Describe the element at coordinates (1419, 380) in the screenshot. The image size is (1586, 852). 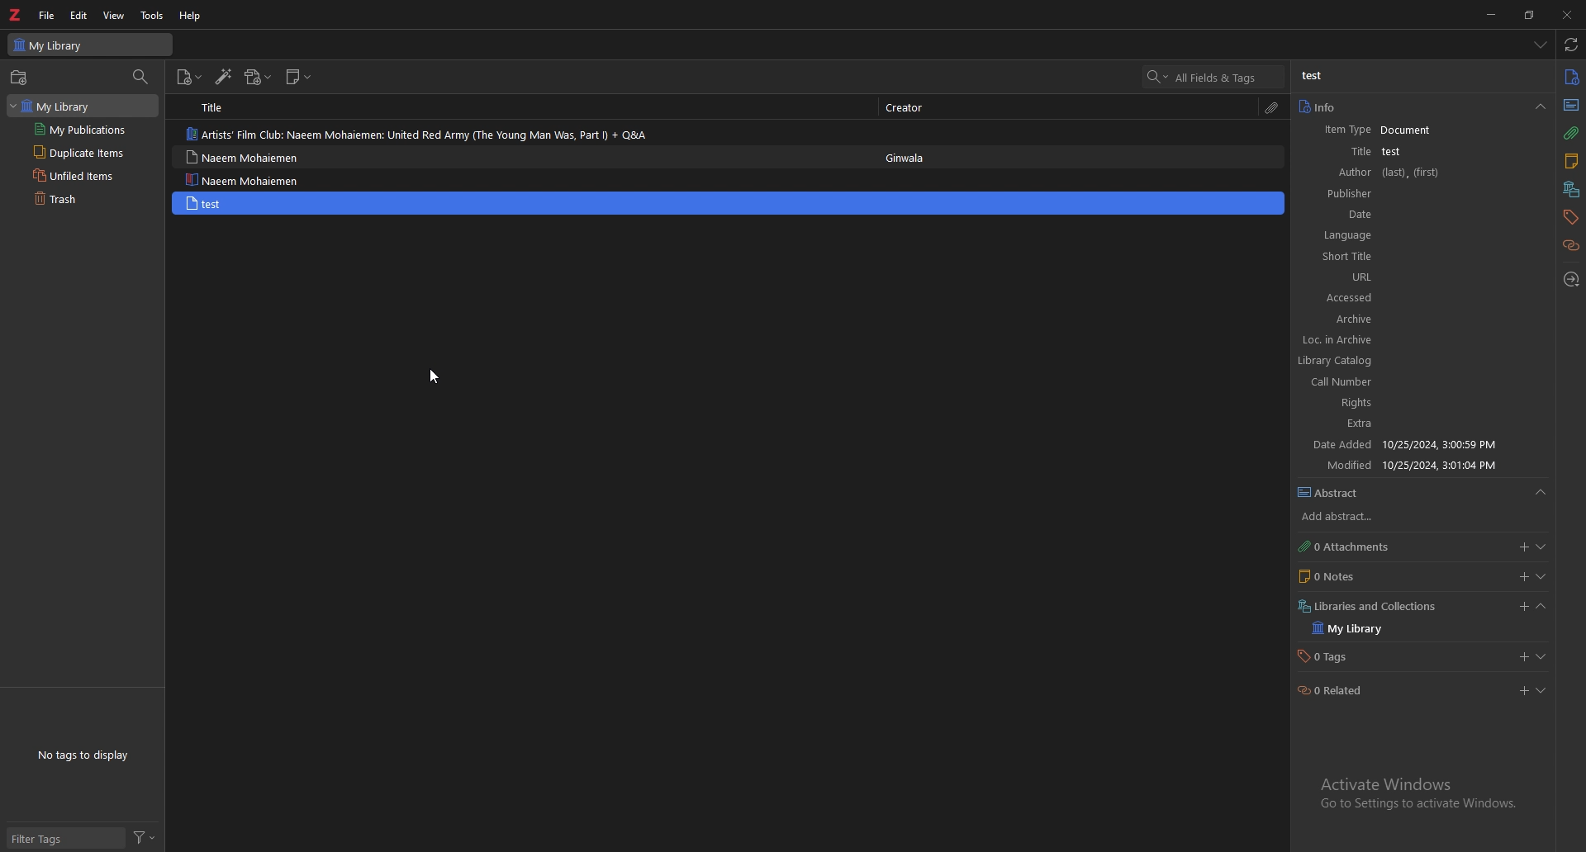
I see `call number input` at that location.